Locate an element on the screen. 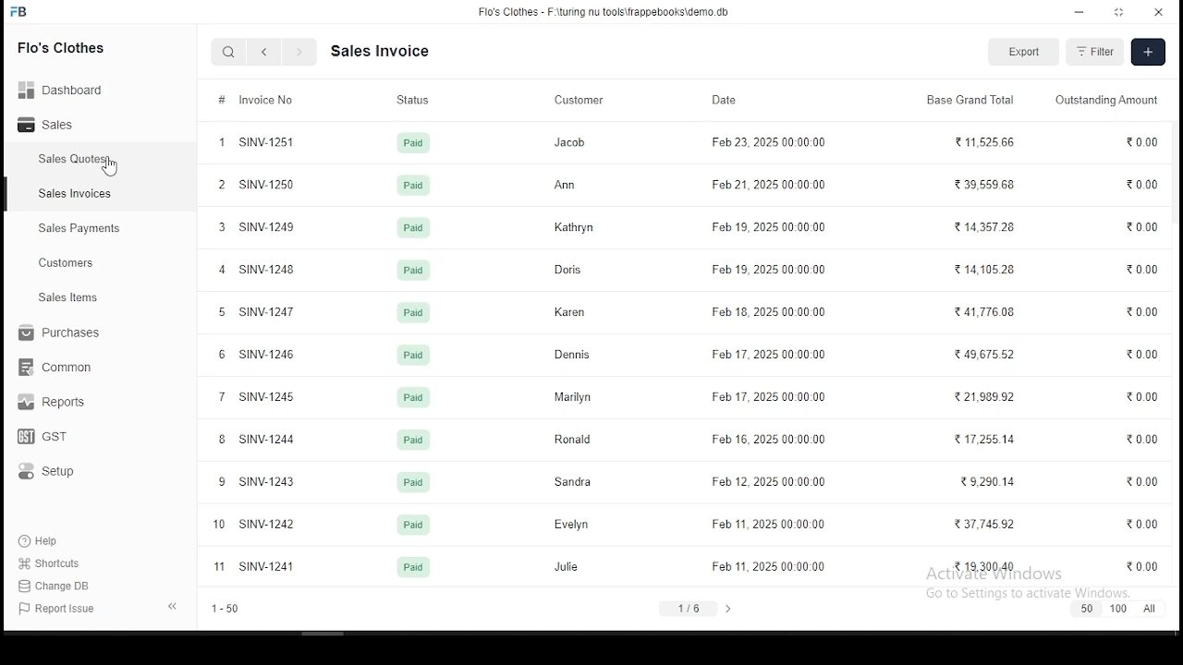 The height and width of the screenshot is (665, 1183). 2 SINV-1250 is located at coordinates (258, 181).